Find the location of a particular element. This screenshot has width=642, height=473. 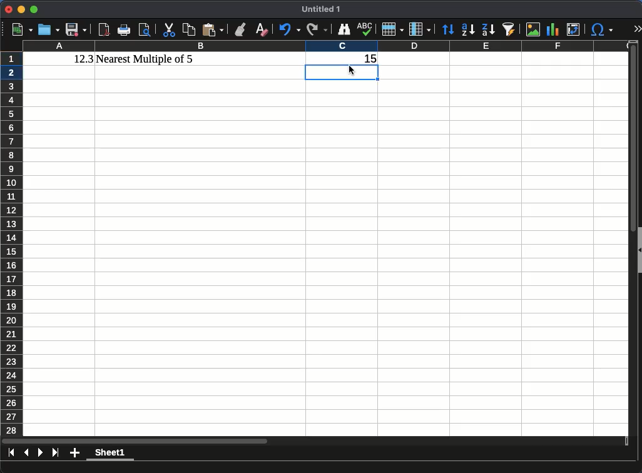

image is located at coordinates (532, 29).